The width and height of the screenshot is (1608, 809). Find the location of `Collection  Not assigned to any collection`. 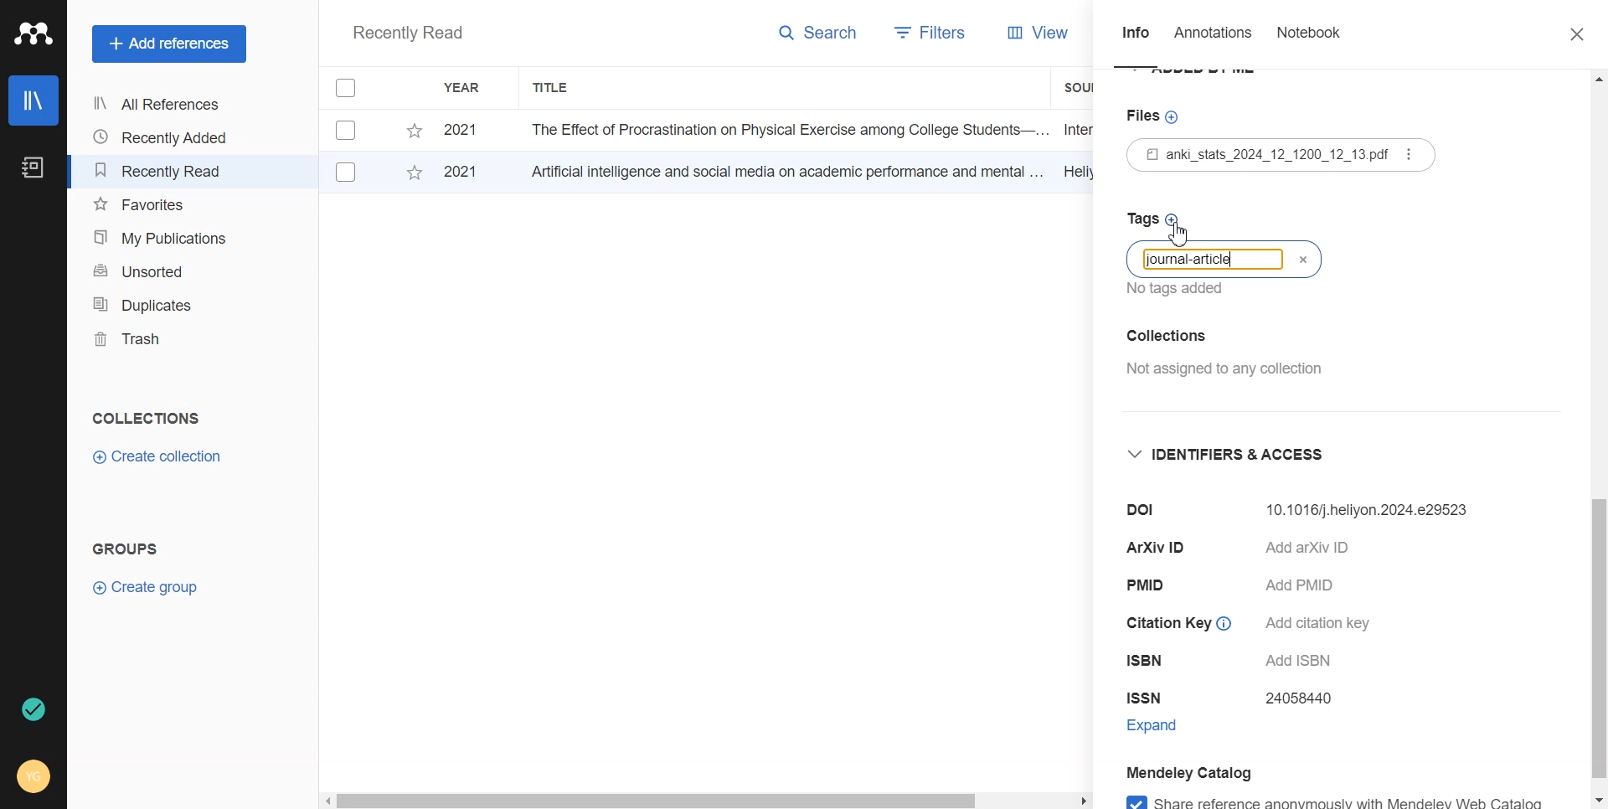

Collection  Not assigned to any collection is located at coordinates (1221, 360).